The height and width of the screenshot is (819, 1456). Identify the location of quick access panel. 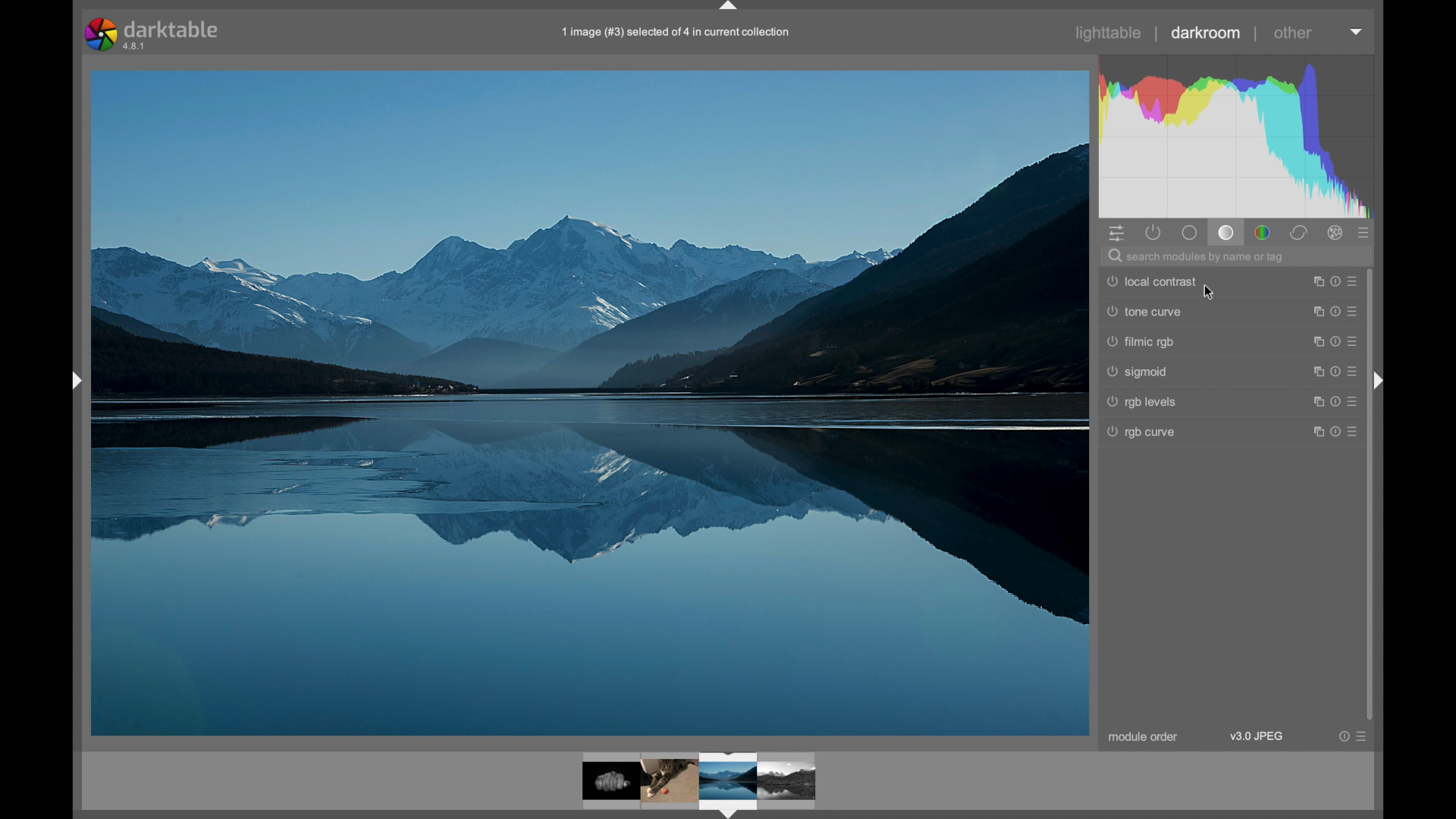
(1118, 234).